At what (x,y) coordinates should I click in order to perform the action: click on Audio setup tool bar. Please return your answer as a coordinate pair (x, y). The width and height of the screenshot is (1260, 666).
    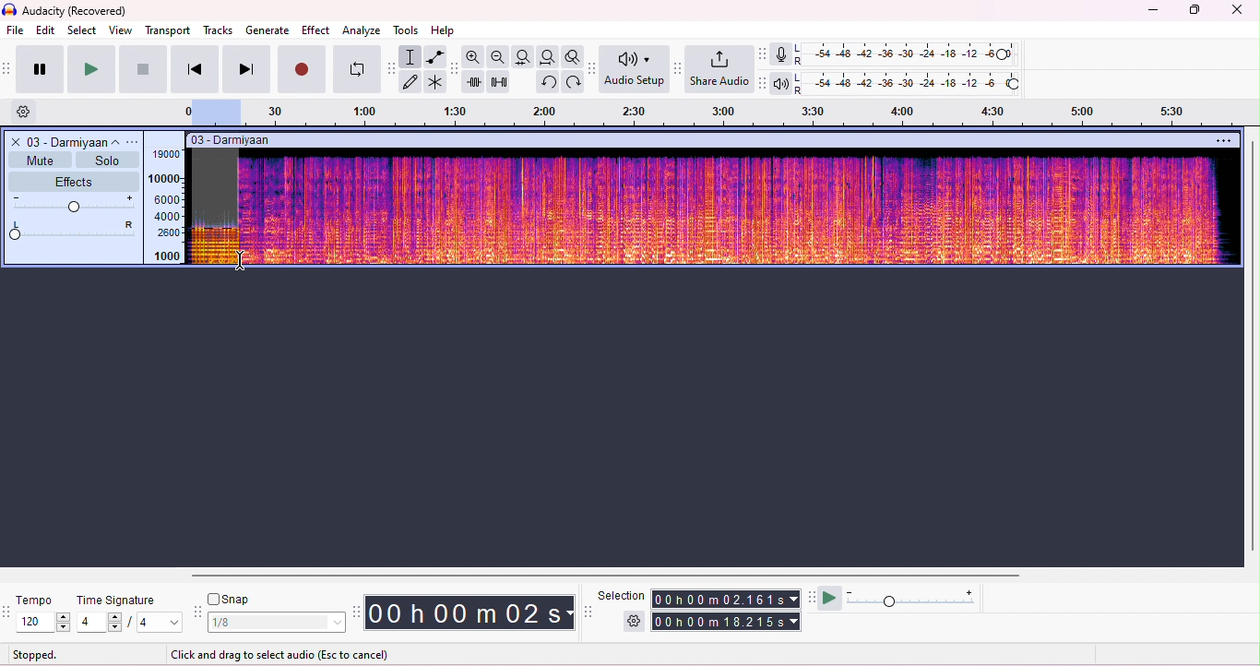
    Looking at the image, I should click on (593, 69).